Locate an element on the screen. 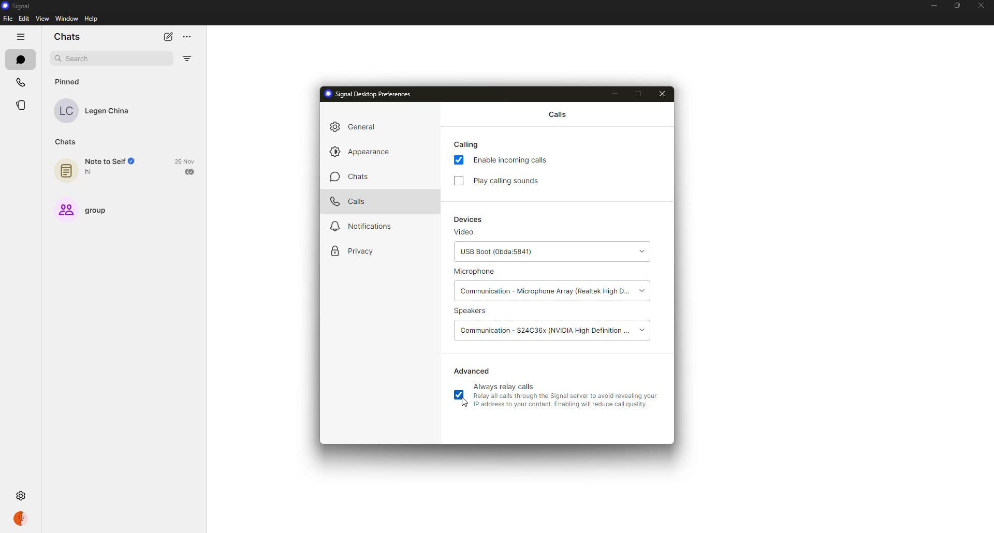  close is located at coordinates (663, 94).